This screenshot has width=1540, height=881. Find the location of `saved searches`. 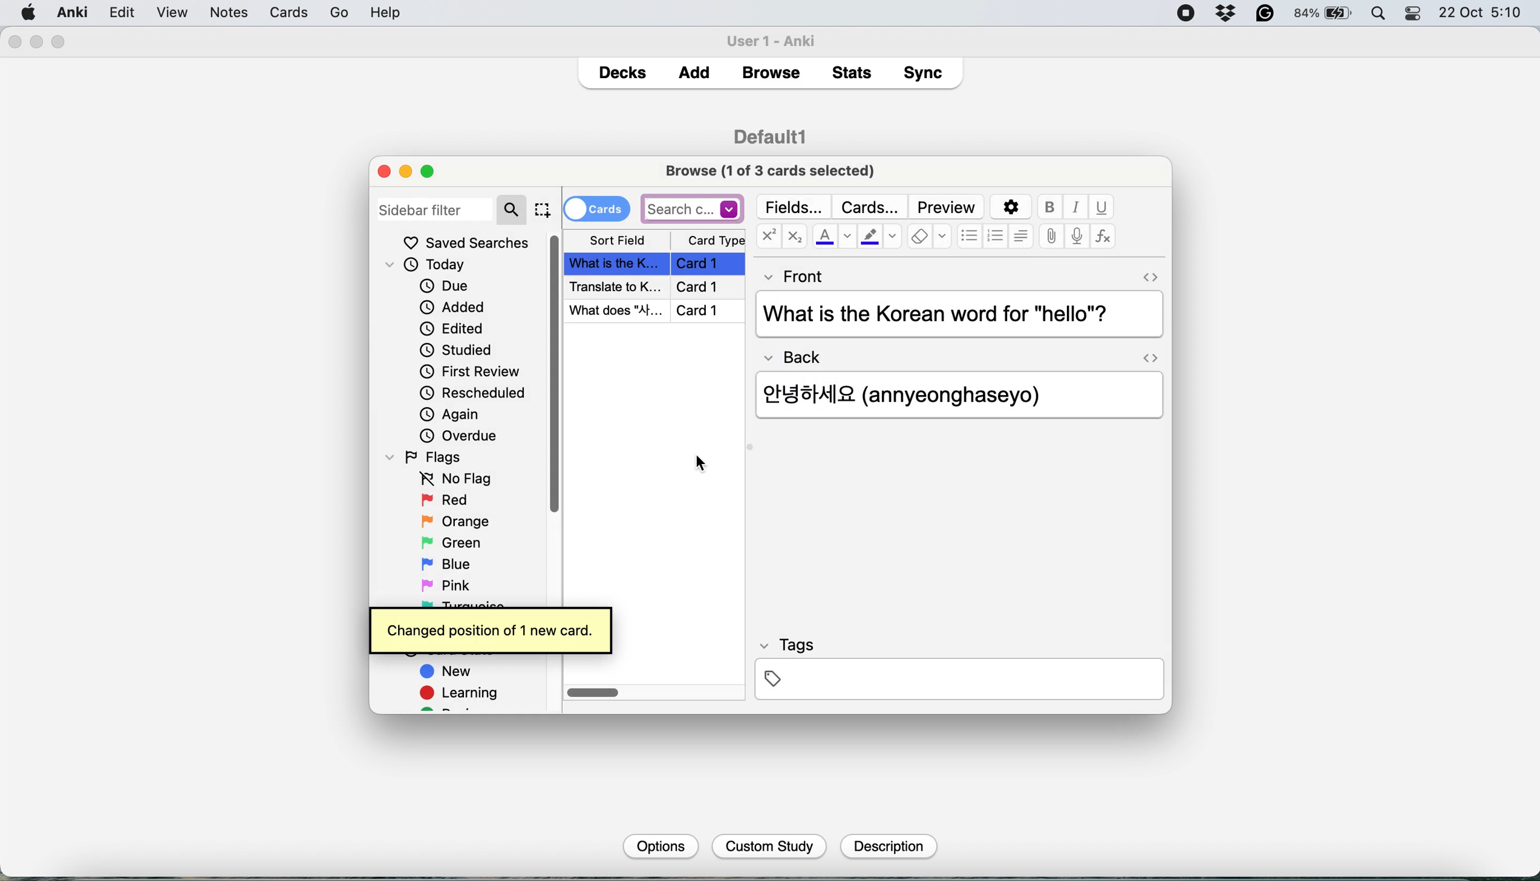

saved searches is located at coordinates (466, 243).